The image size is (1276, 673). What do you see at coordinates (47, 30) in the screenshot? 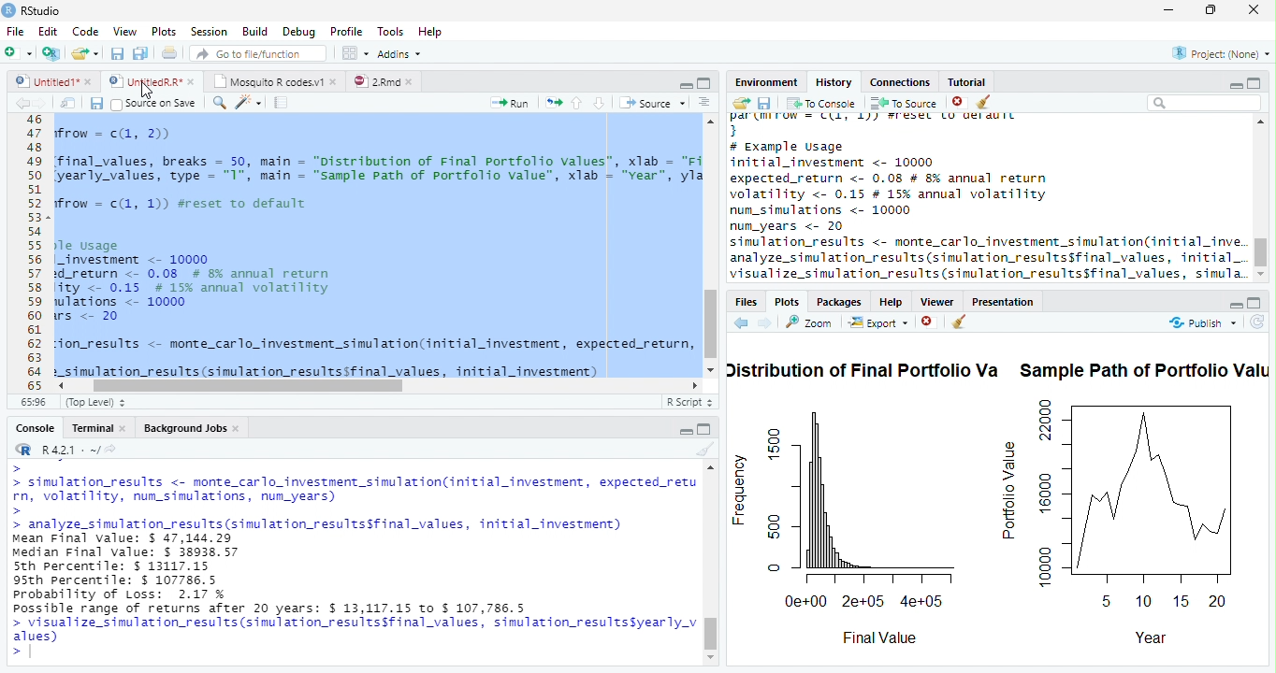
I see `Edit` at bounding box center [47, 30].